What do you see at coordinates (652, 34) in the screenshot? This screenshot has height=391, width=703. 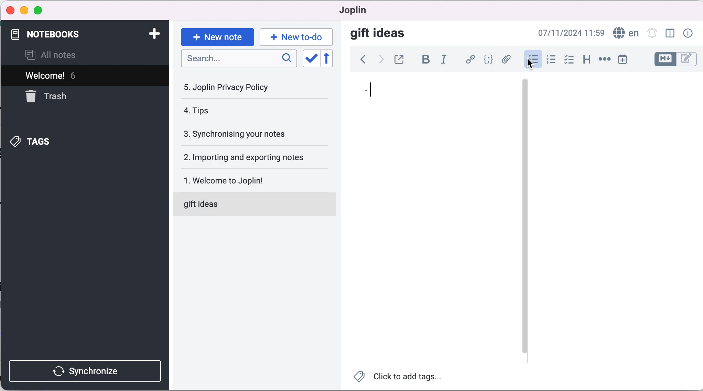 I see `set alarm` at bounding box center [652, 34].